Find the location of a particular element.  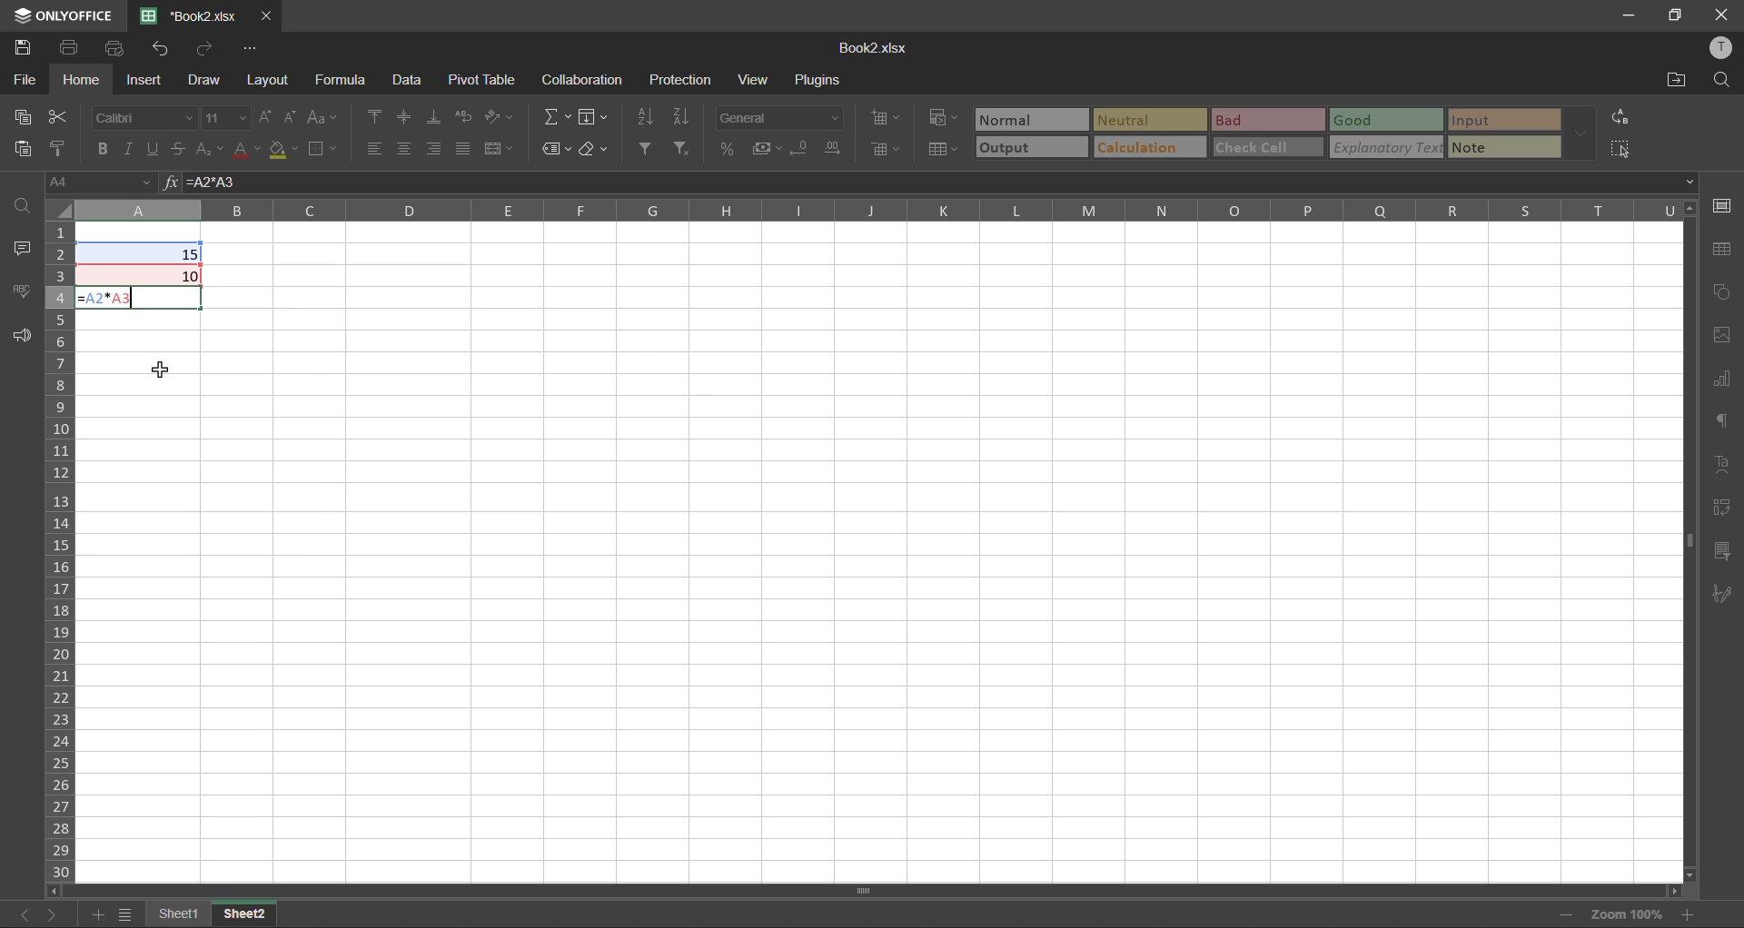

align right is located at coordinates (437, 148).